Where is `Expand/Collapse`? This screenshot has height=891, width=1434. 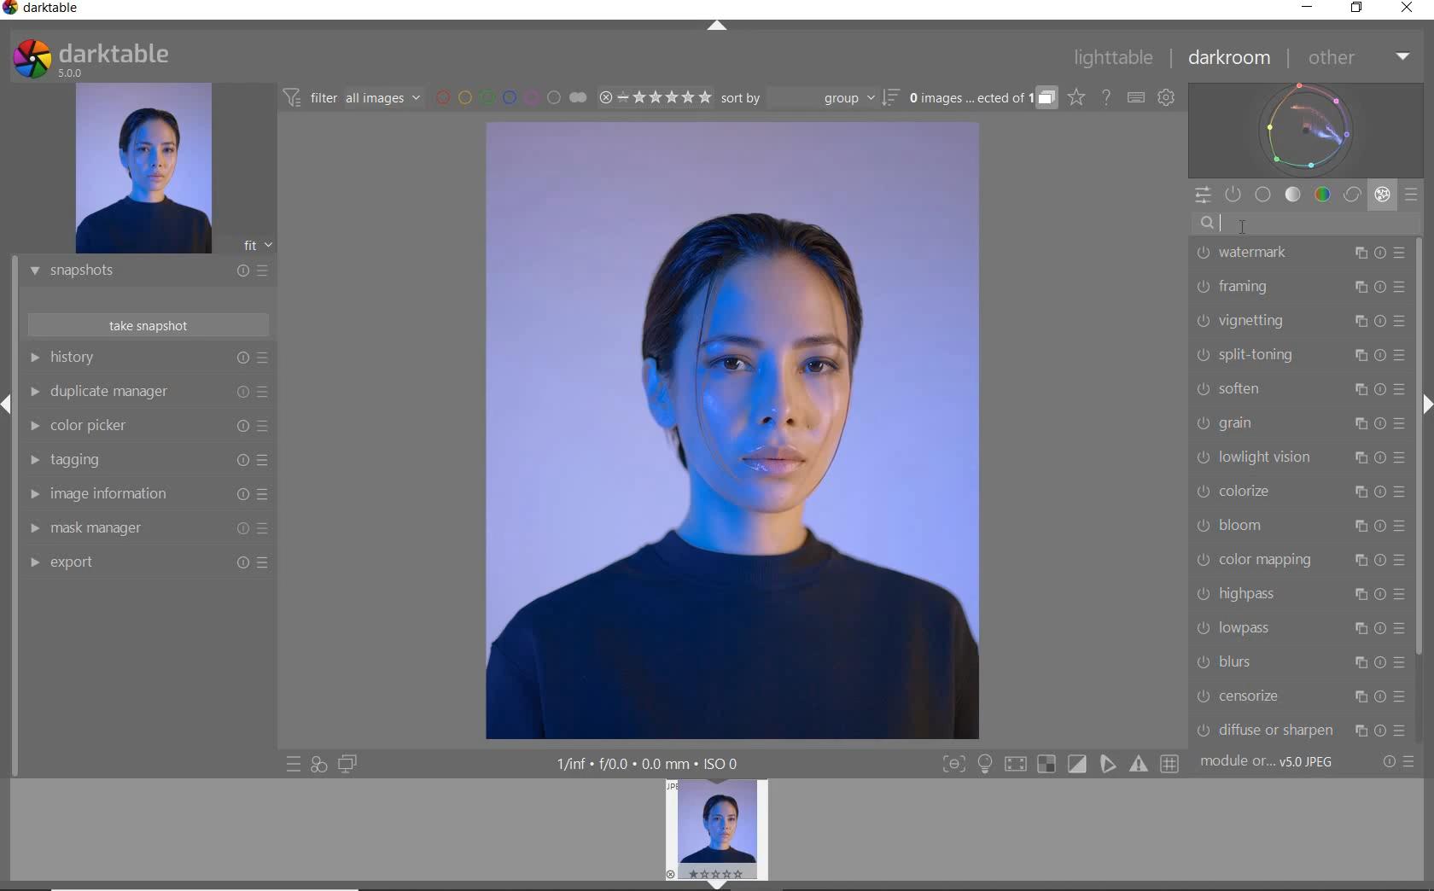
Expand/Collapse is located at coordinates (1425, 402).